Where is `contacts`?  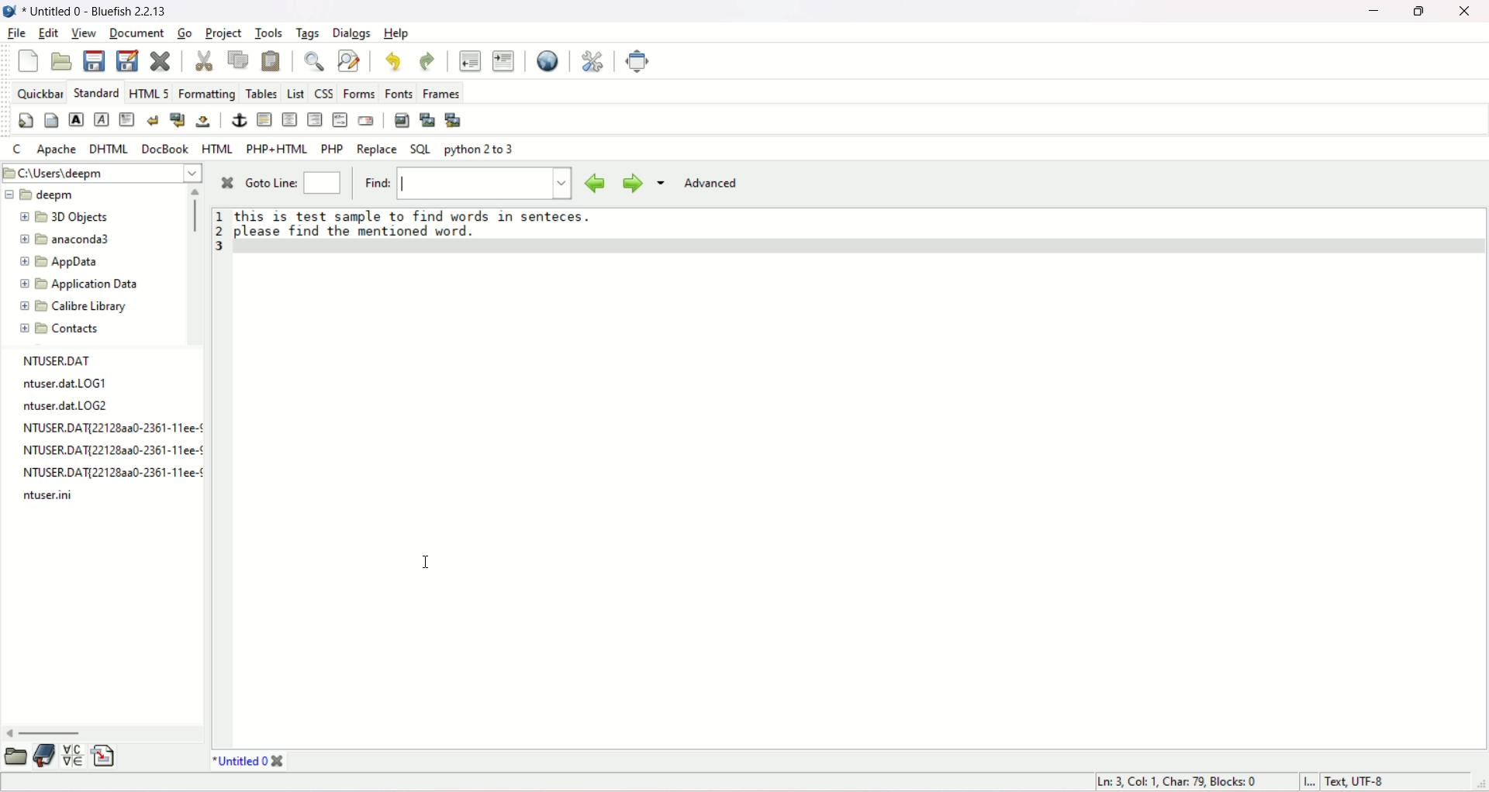 contacts is located at coordinates (64, 329).